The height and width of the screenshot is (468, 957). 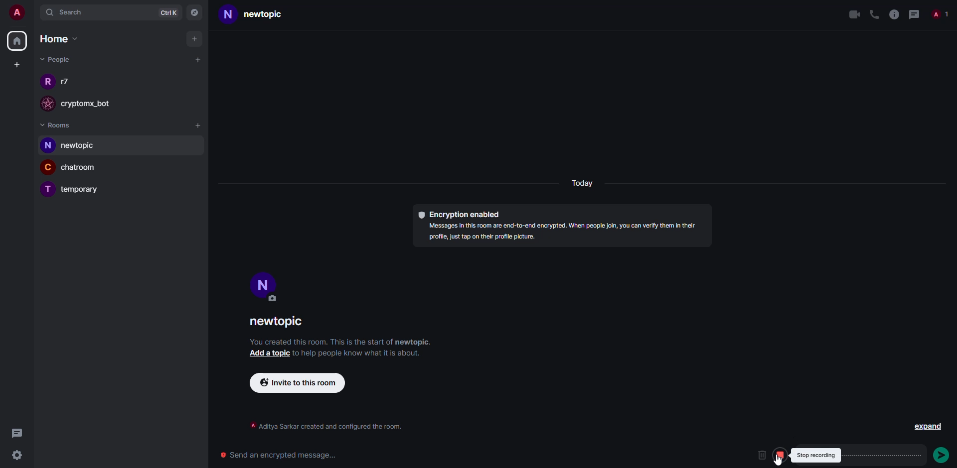 What do you see at coordinates (60, 125) in the screenshot?
I see `rooms` at bounding box center [60, 125].